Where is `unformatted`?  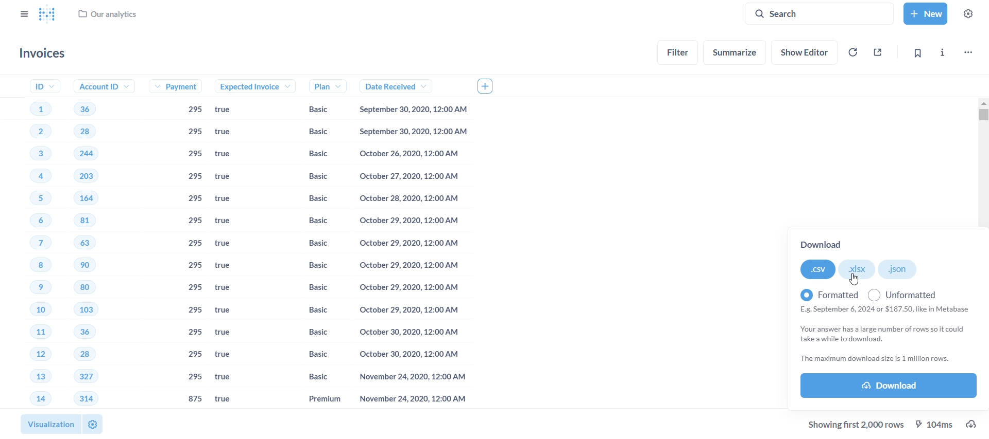 unformatted is located at coordinates (910, 292).